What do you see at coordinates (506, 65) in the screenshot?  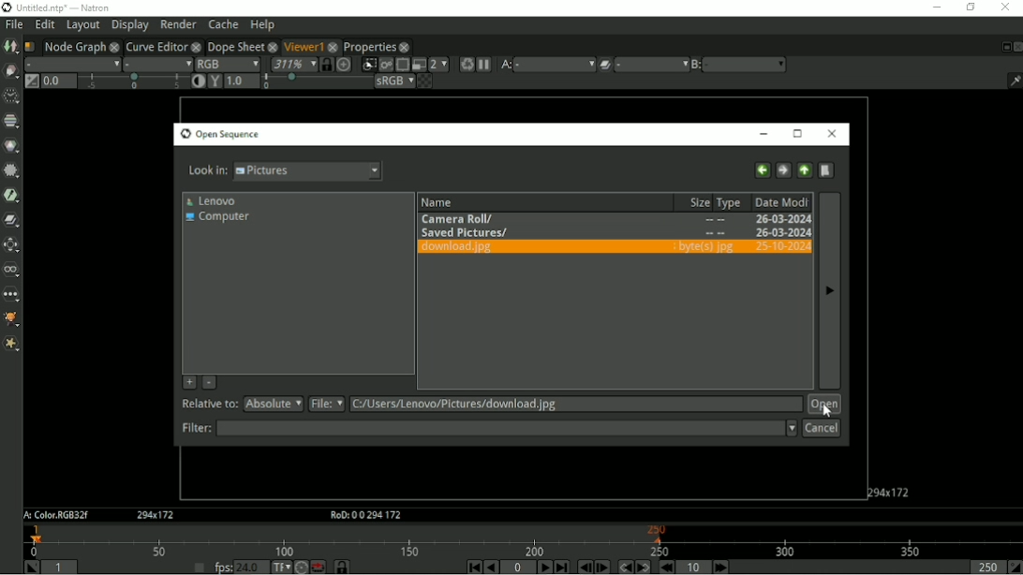 I see `A` at bounding box center [506, 65].